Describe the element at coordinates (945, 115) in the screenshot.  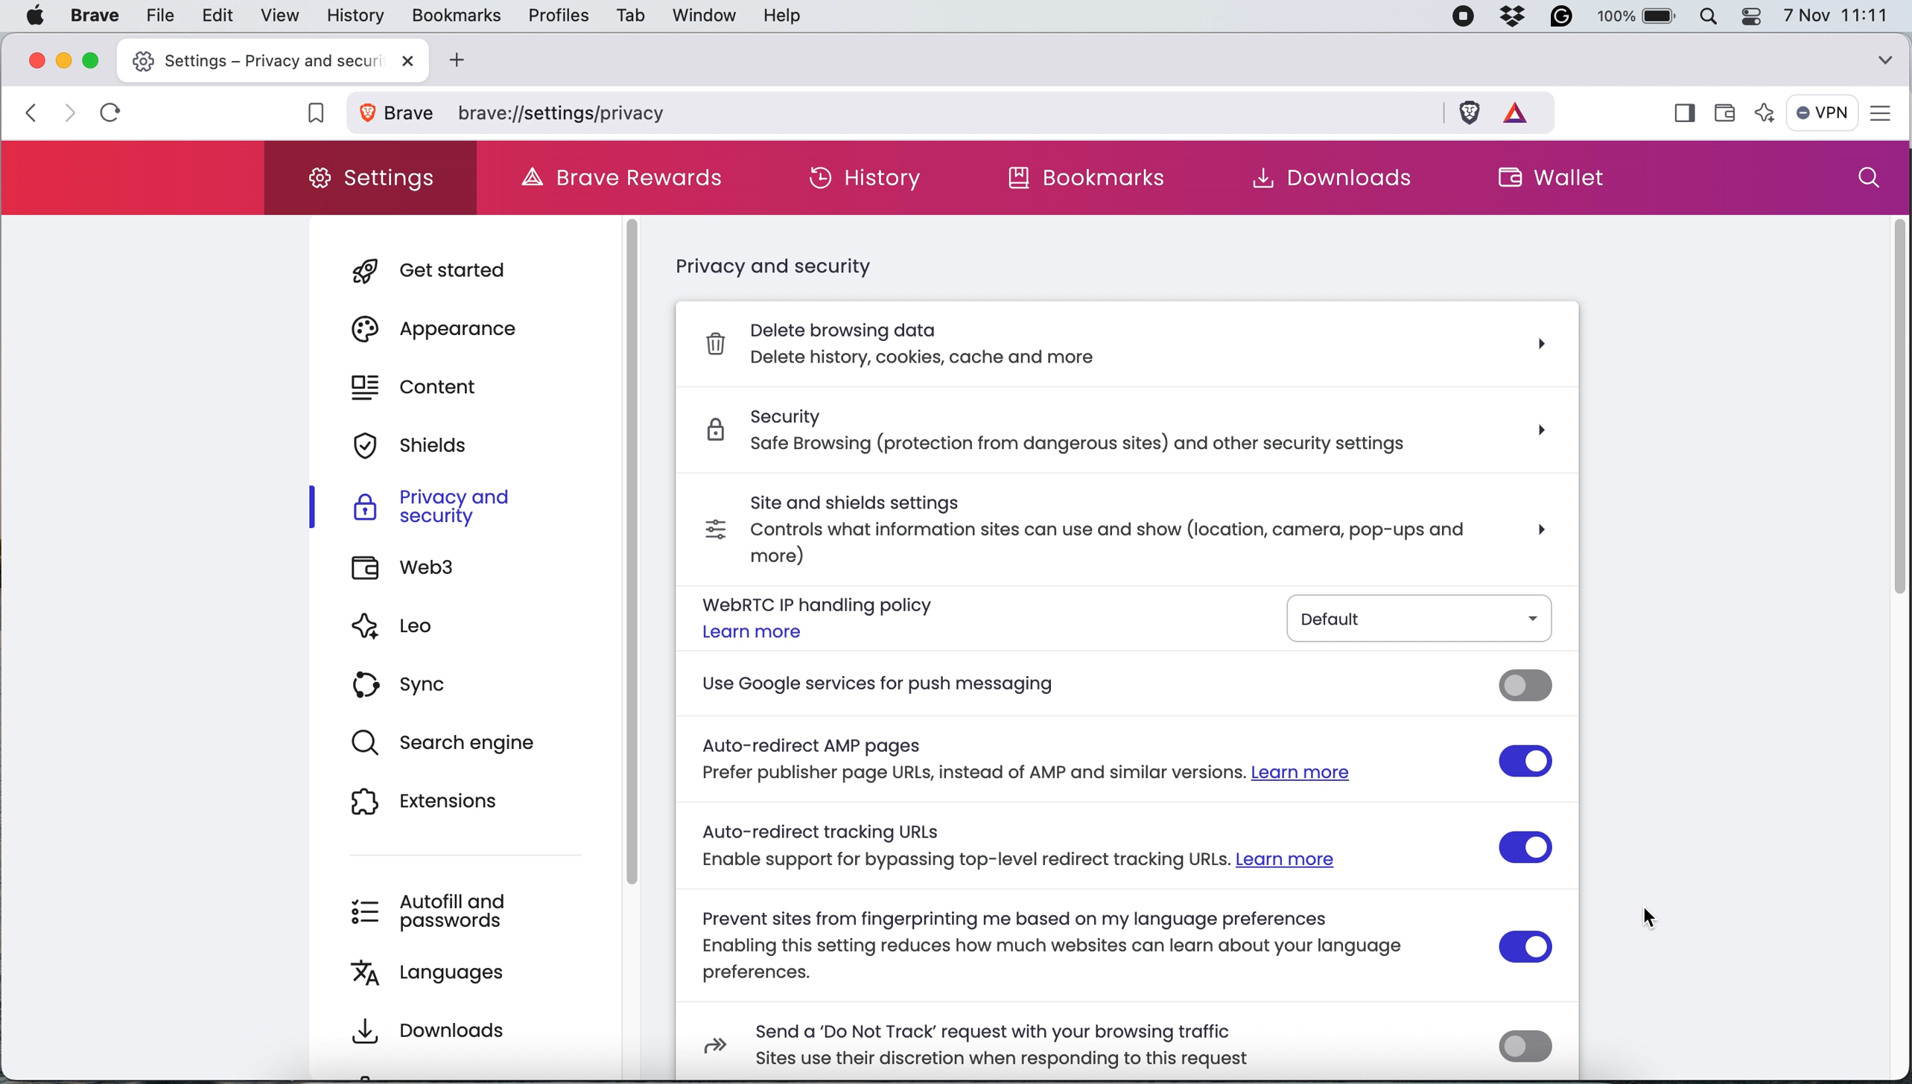
I see `brave privacy settings path` at that location.